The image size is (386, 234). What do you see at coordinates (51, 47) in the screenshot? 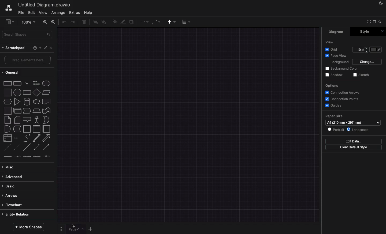
I see `close` at bounding box center [51, 47].